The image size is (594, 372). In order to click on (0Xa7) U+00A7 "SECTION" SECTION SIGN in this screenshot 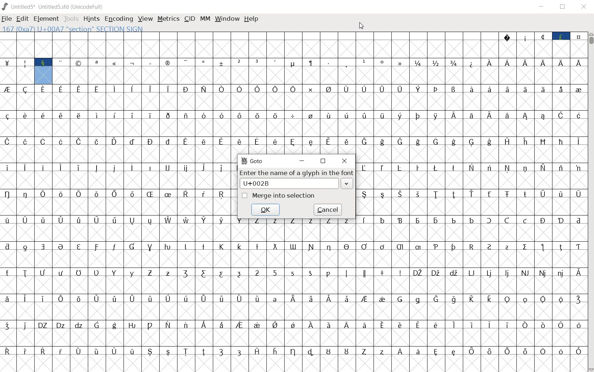, I will do `click(73, 29)`.